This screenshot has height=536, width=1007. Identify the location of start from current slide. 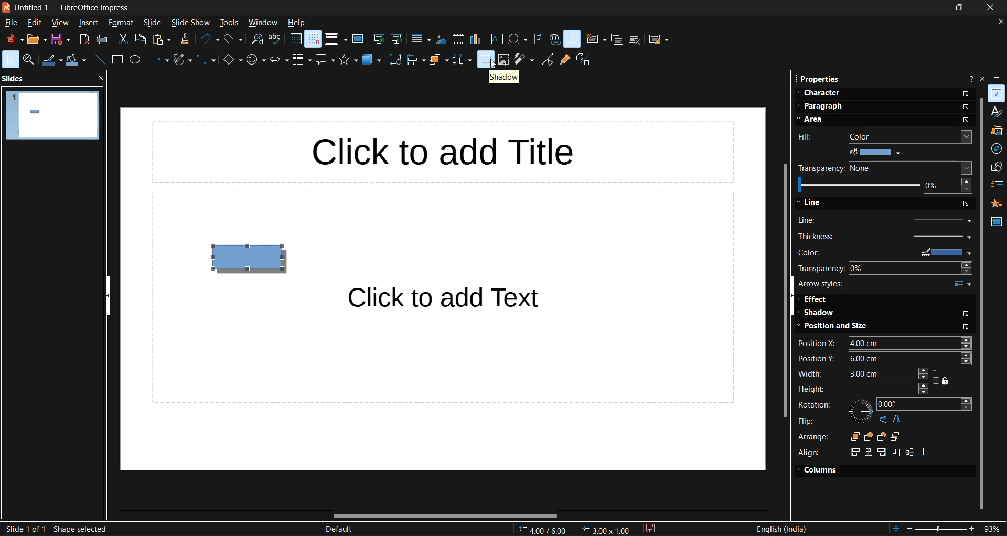
(398, 40).